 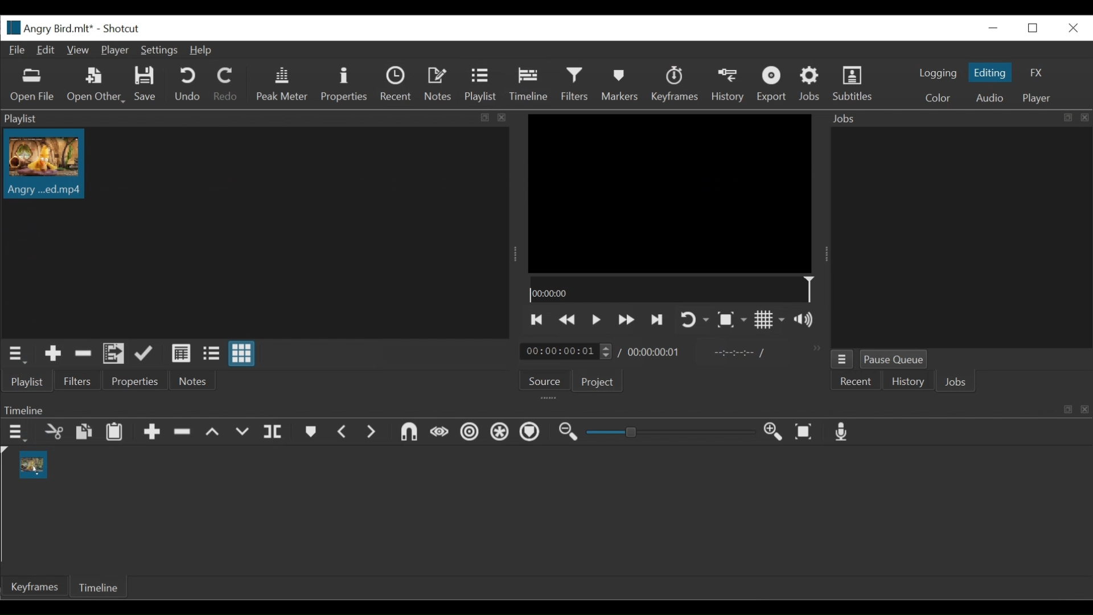 What do you see at coordinates (83, 354) in the screenshot?
I see `Remove cut` at bounding box center [83, 354].